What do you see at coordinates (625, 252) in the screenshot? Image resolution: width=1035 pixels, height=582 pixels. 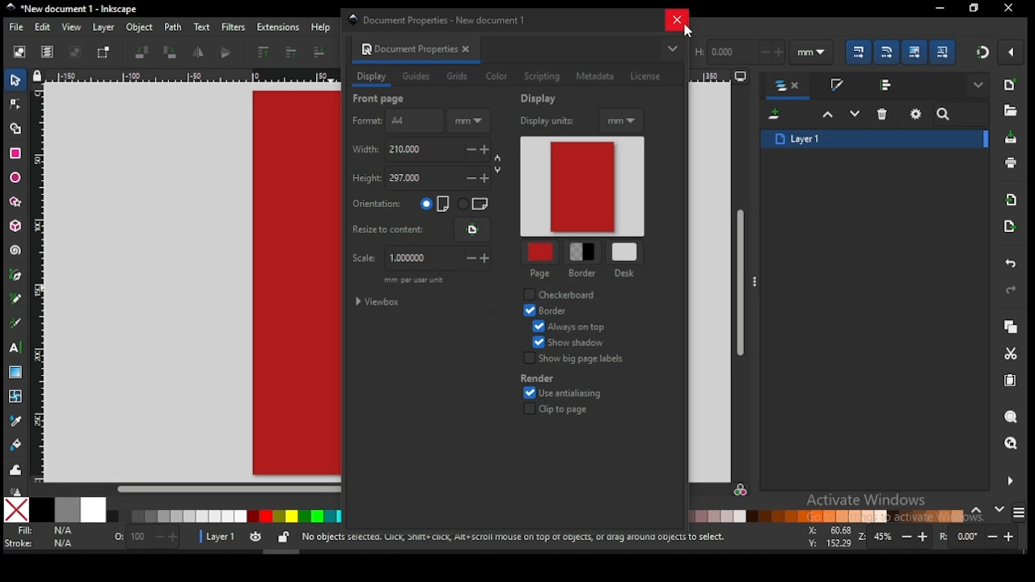 I see `desk` at bounding box center [625, 252].